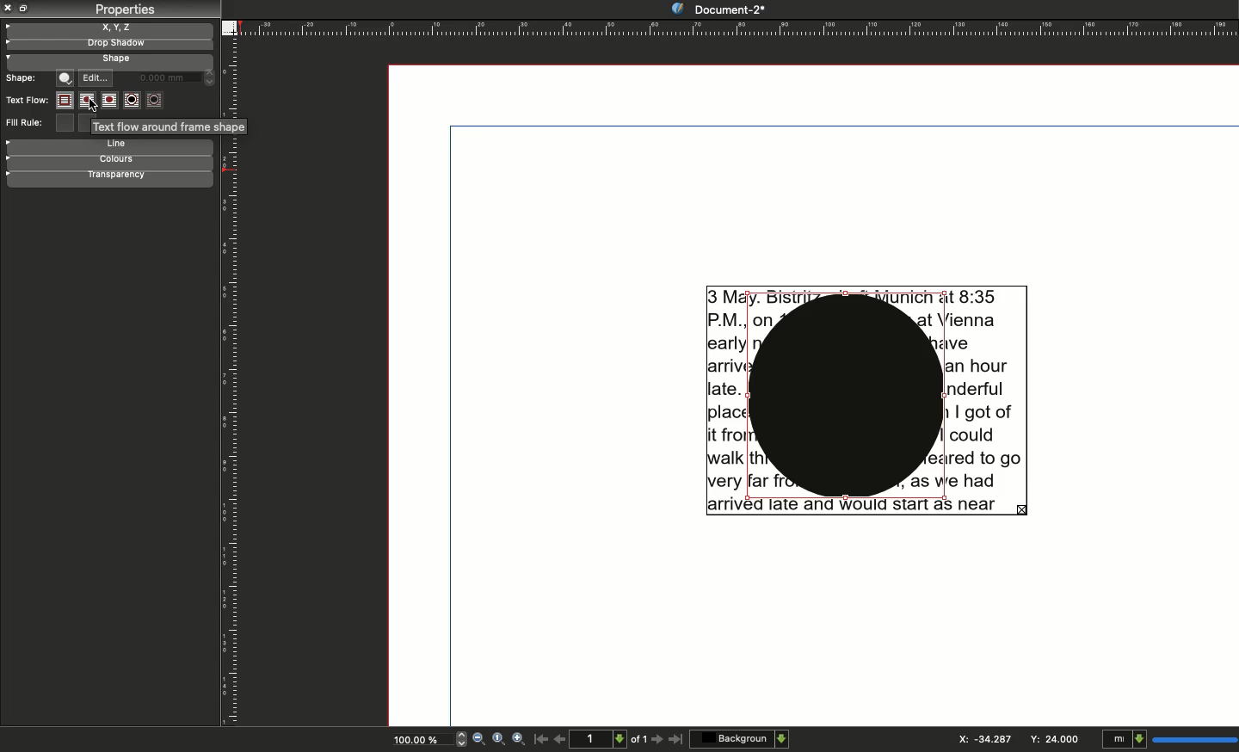 The image size is (1239, 752). Describe the element at coordinates (113, 59) in the screenshot. I see `Shape` at that location.